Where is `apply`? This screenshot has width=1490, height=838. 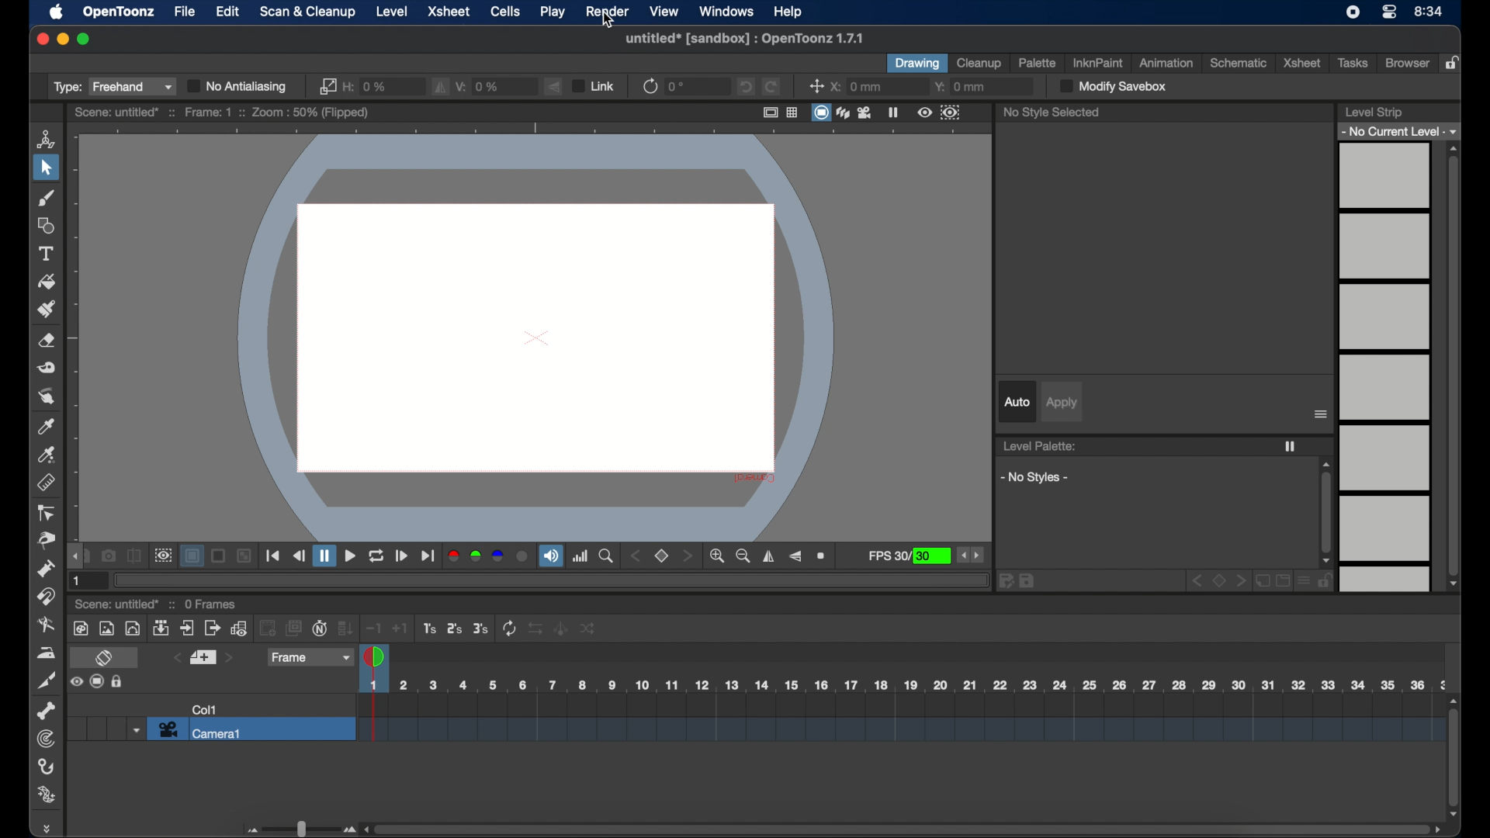 apply is located at coordinates (1062, 403).